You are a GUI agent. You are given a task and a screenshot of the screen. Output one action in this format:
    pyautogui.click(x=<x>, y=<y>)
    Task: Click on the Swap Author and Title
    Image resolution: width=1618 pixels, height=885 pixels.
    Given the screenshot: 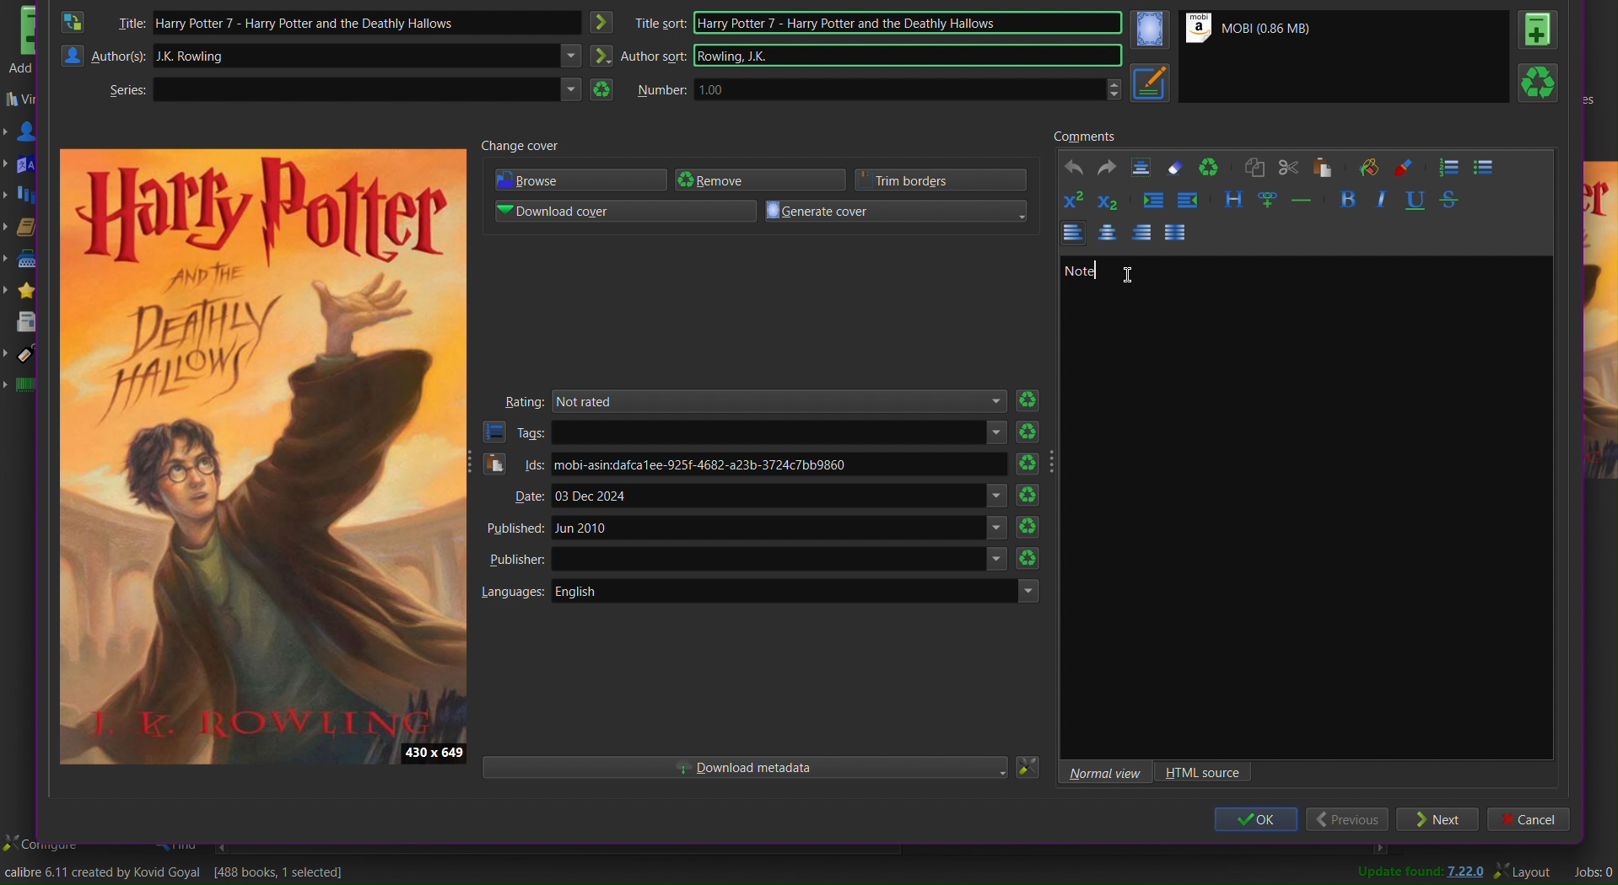 What is the action you would take?
    pyautogui.click(x=76, y=21)
    